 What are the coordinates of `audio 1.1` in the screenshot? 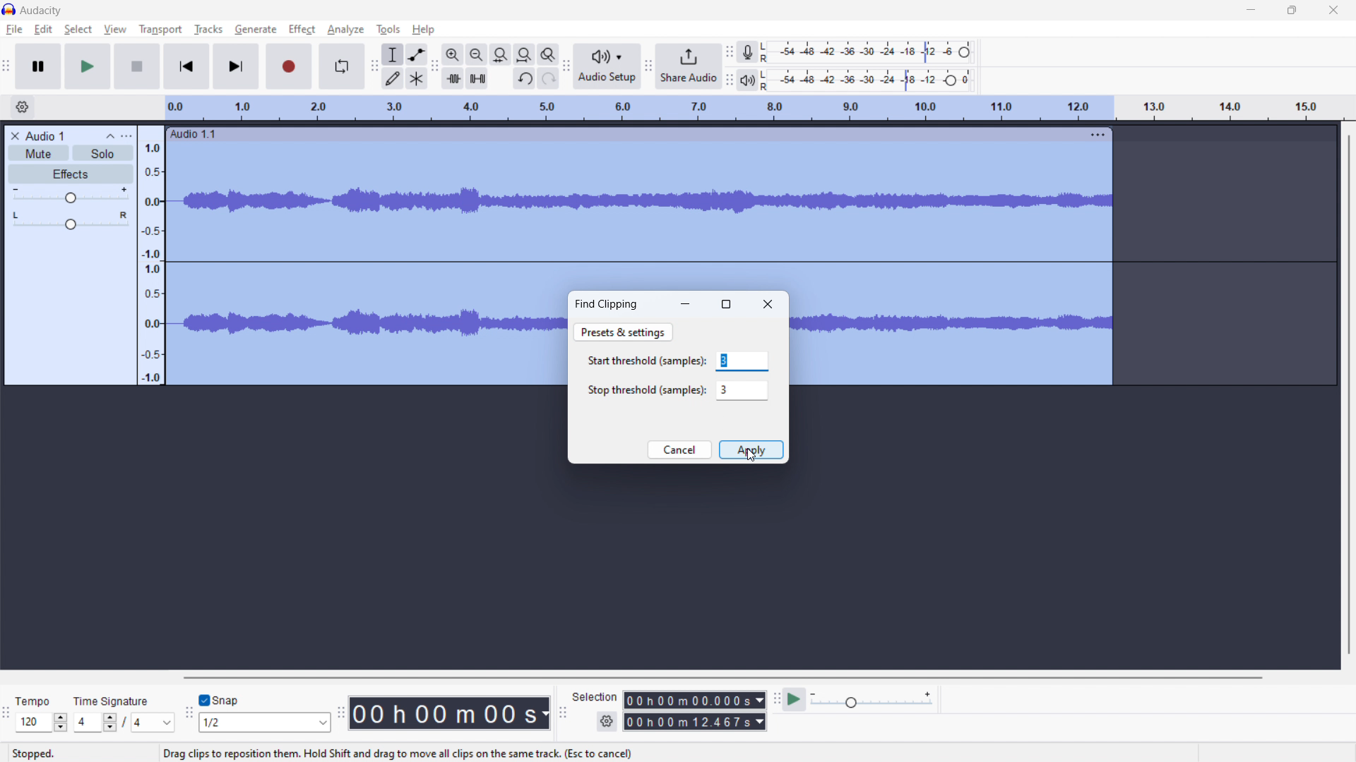 It's located at (198, 135).